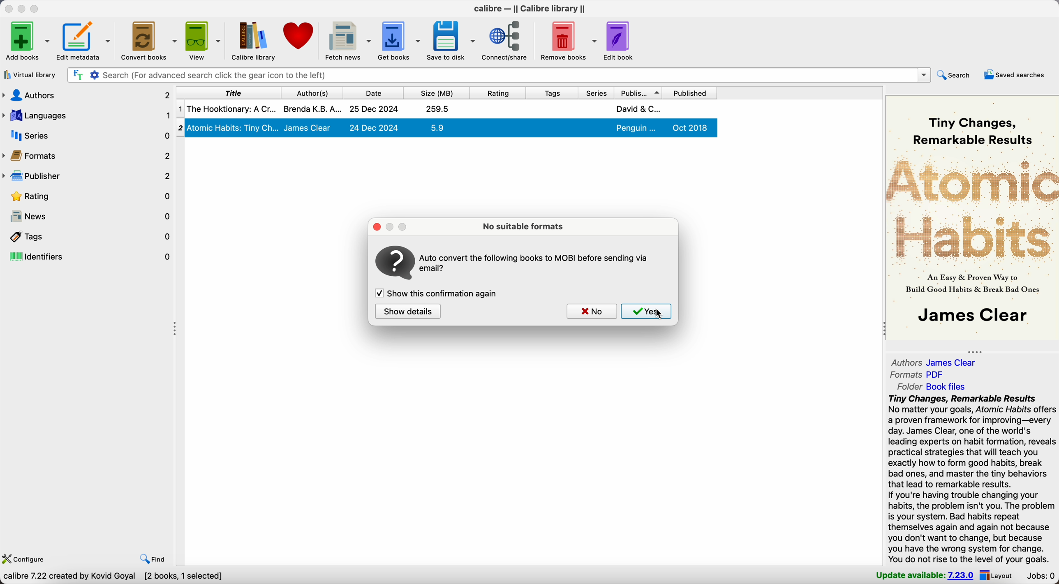 Image resolution: width=1059 pixels, height=584 pixels. What do you see at coordinates (934, 362) in the screenshot?
I see `authors James Clear` at bounding box center [934, 362].